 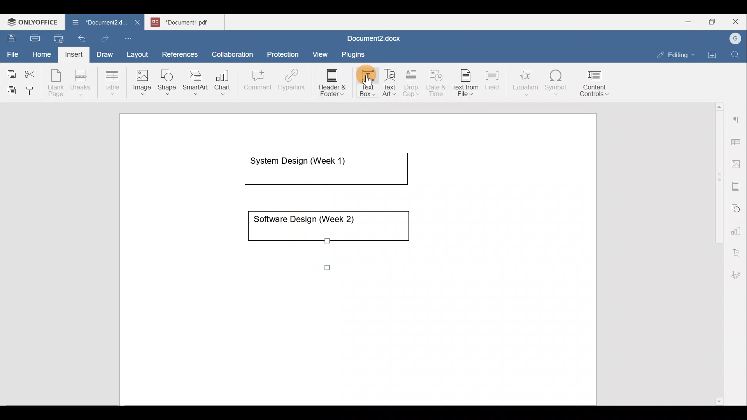 I want to click on Editing mode, so click(x=676, y=53).